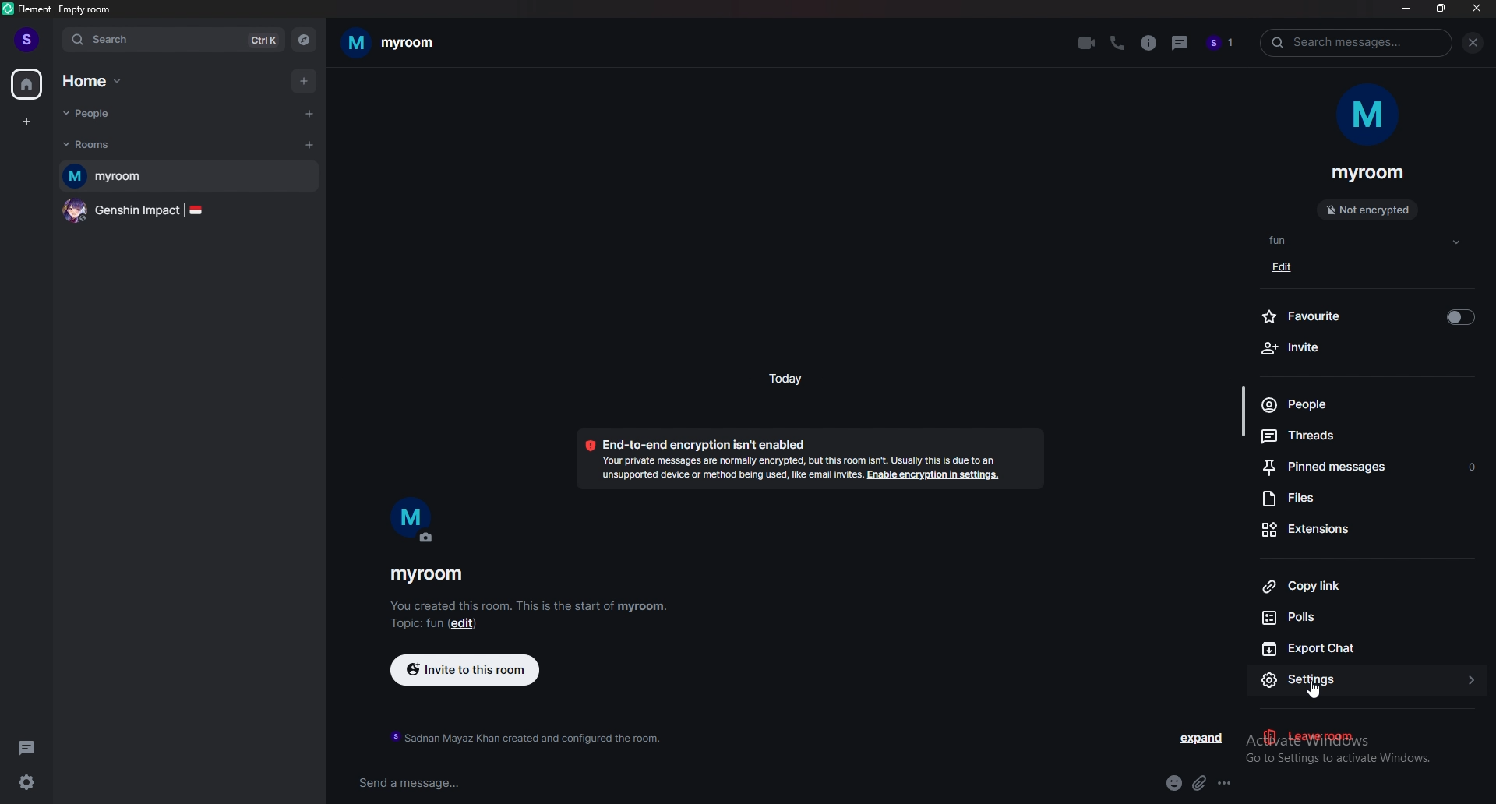 This screenshot has width=1496, height=804. Describe the element at coordinates (29, 746) in the screenshot. I see `threads` at that location.